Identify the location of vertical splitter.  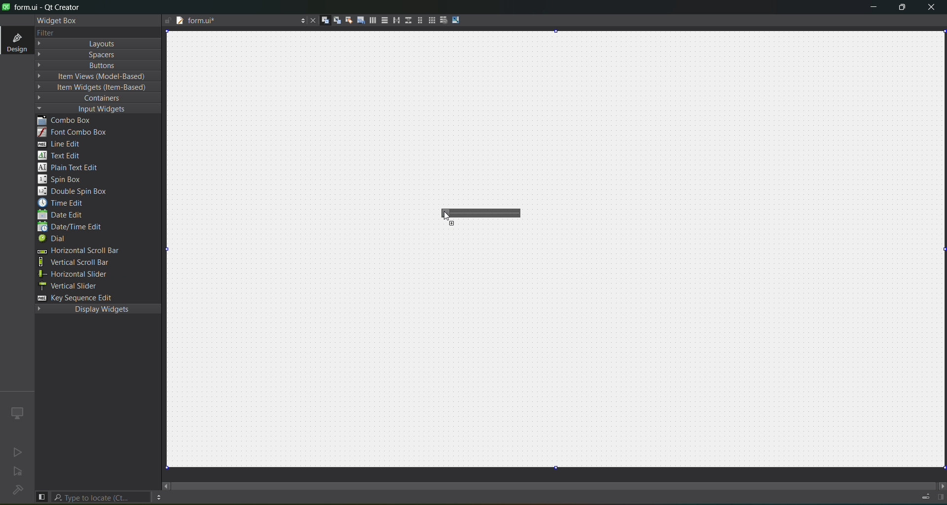
(407, 20).